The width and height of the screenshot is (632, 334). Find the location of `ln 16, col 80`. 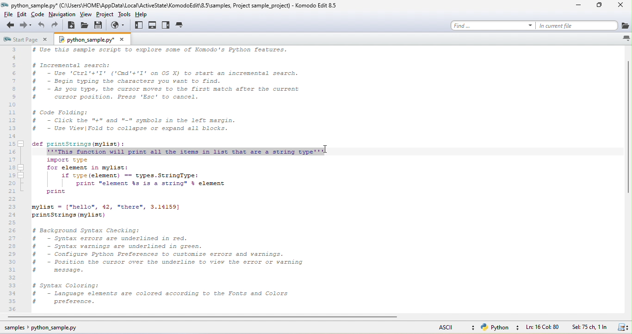

ln 16, col 80 is located at coordinates (544, 328).